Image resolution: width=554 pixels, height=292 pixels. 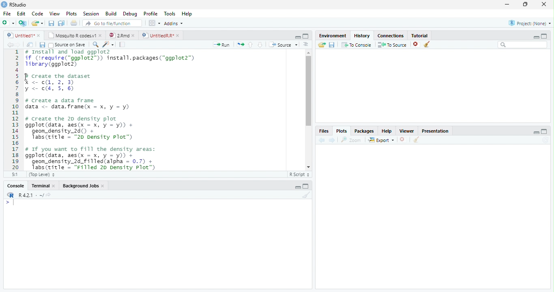 I want to click on print current file, so click(x=74, y=23).